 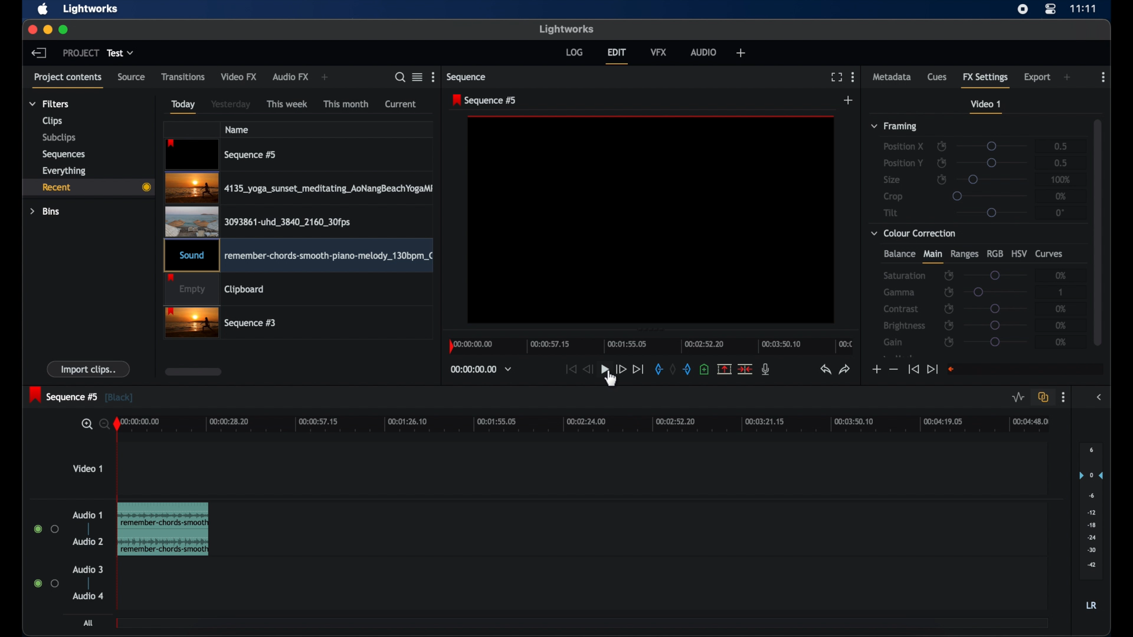 What do you see at coordinates (87, 468) in the screenshot?
I see `video 1` at bounding box center [87, 468].